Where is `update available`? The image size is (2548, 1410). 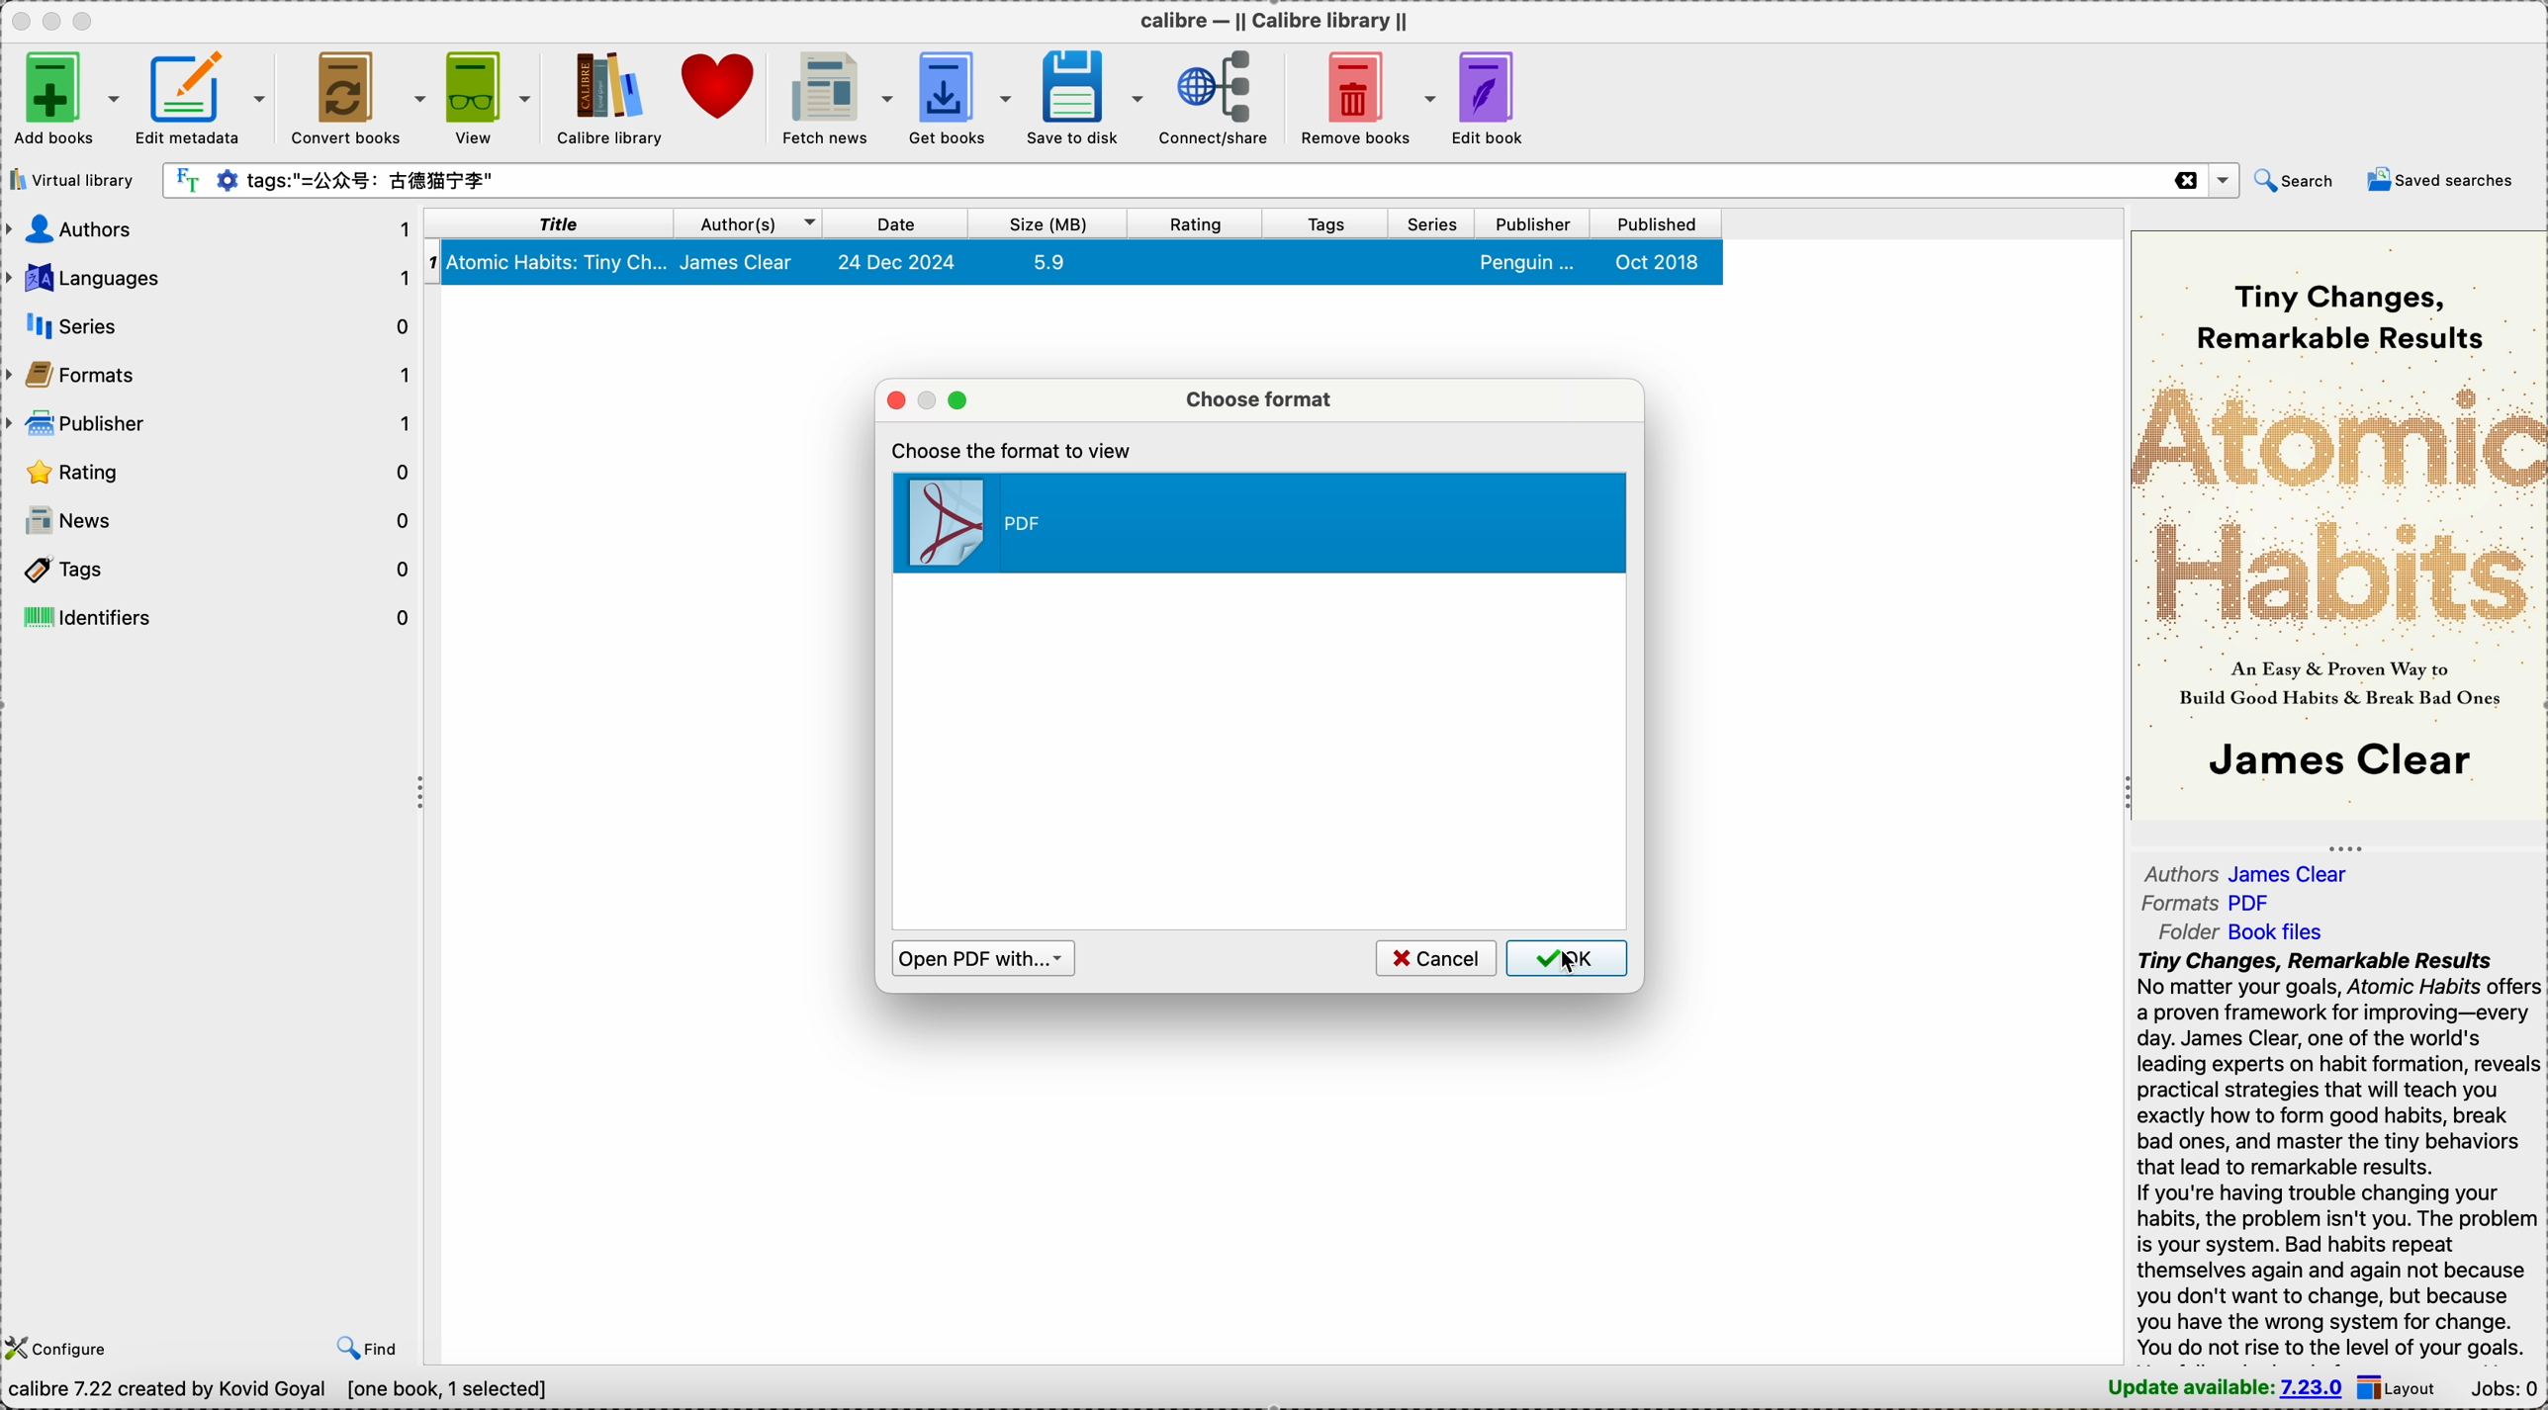
update available is located at coordinates (2224, 1388).